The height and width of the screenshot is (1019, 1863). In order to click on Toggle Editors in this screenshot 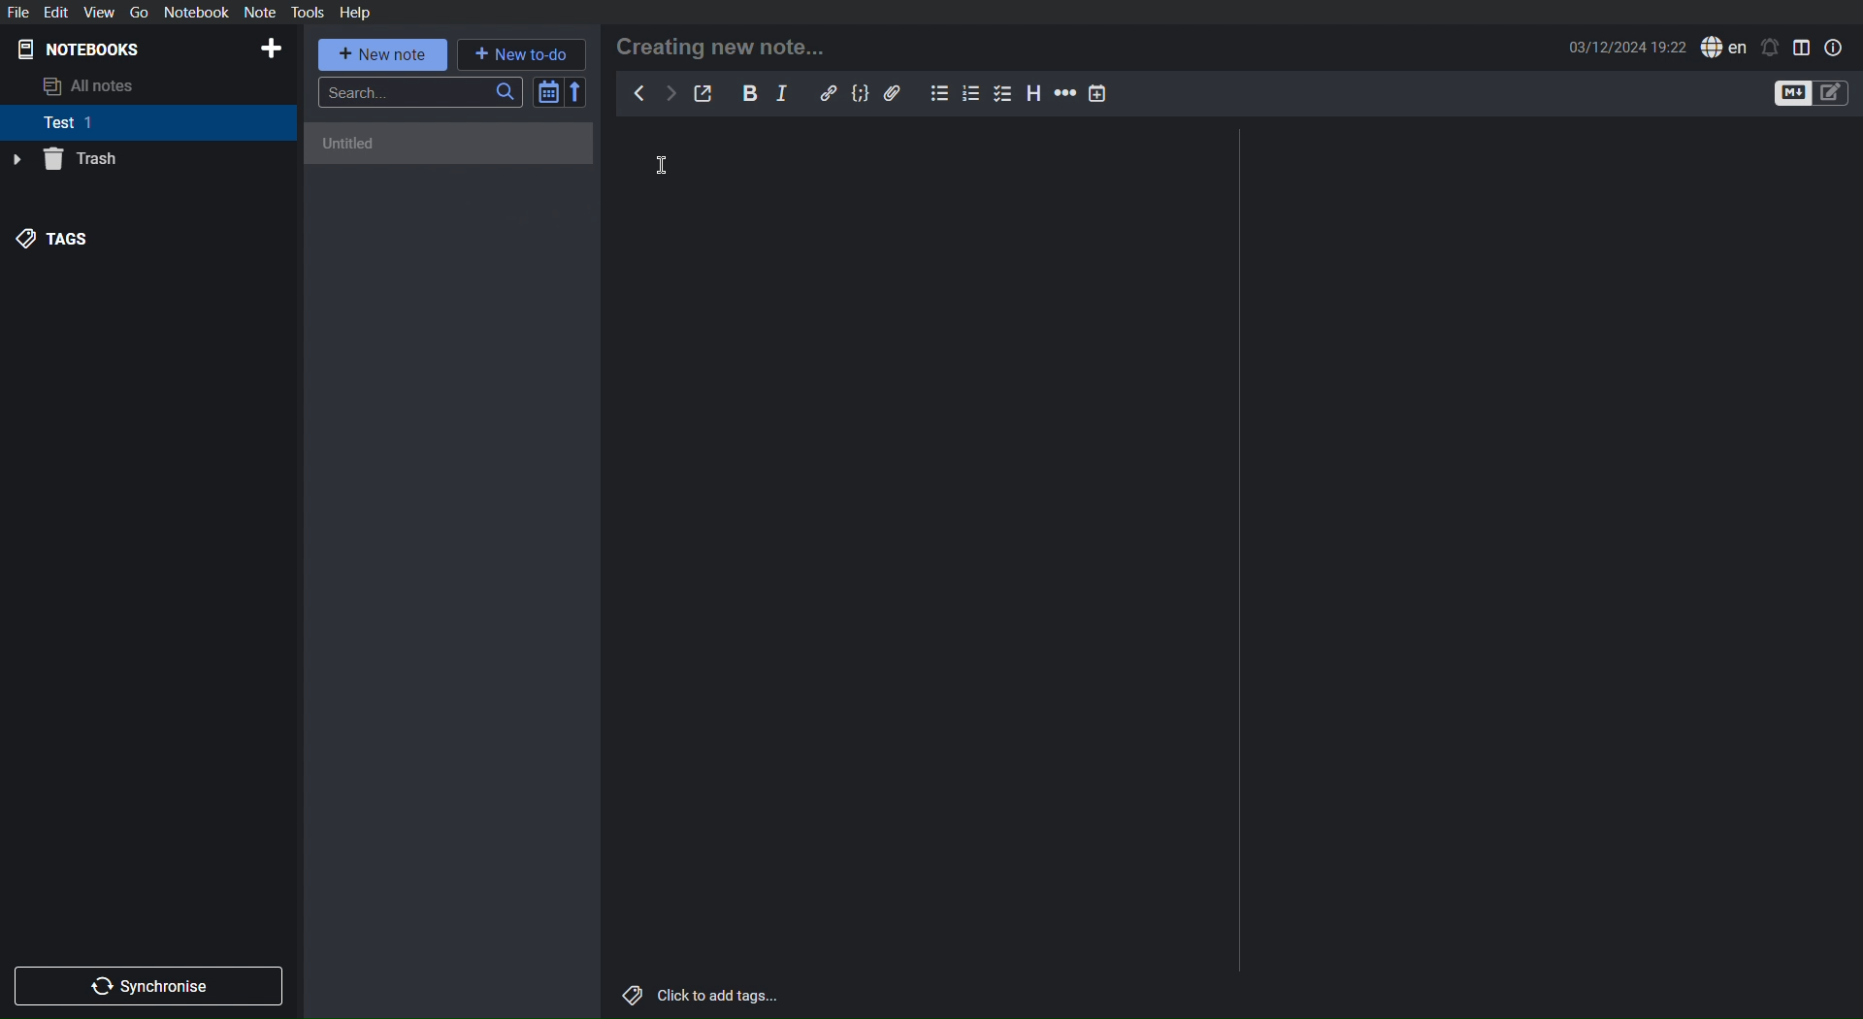, I will do `click(1810, 93)`.